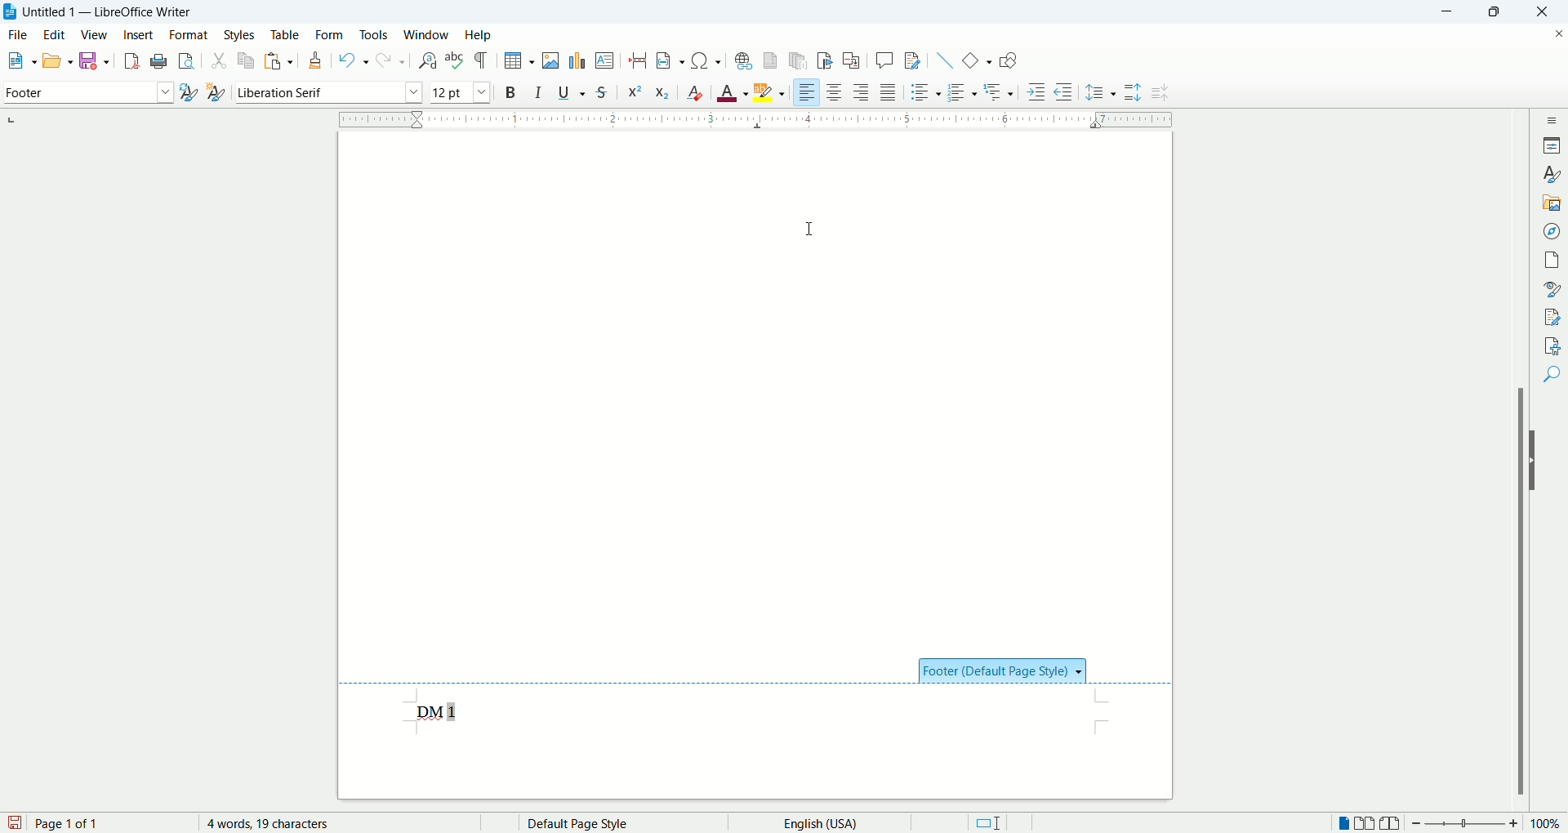 The height and width of the screenshot is (833, 1568). I want to click on align left, so click(808, 93).